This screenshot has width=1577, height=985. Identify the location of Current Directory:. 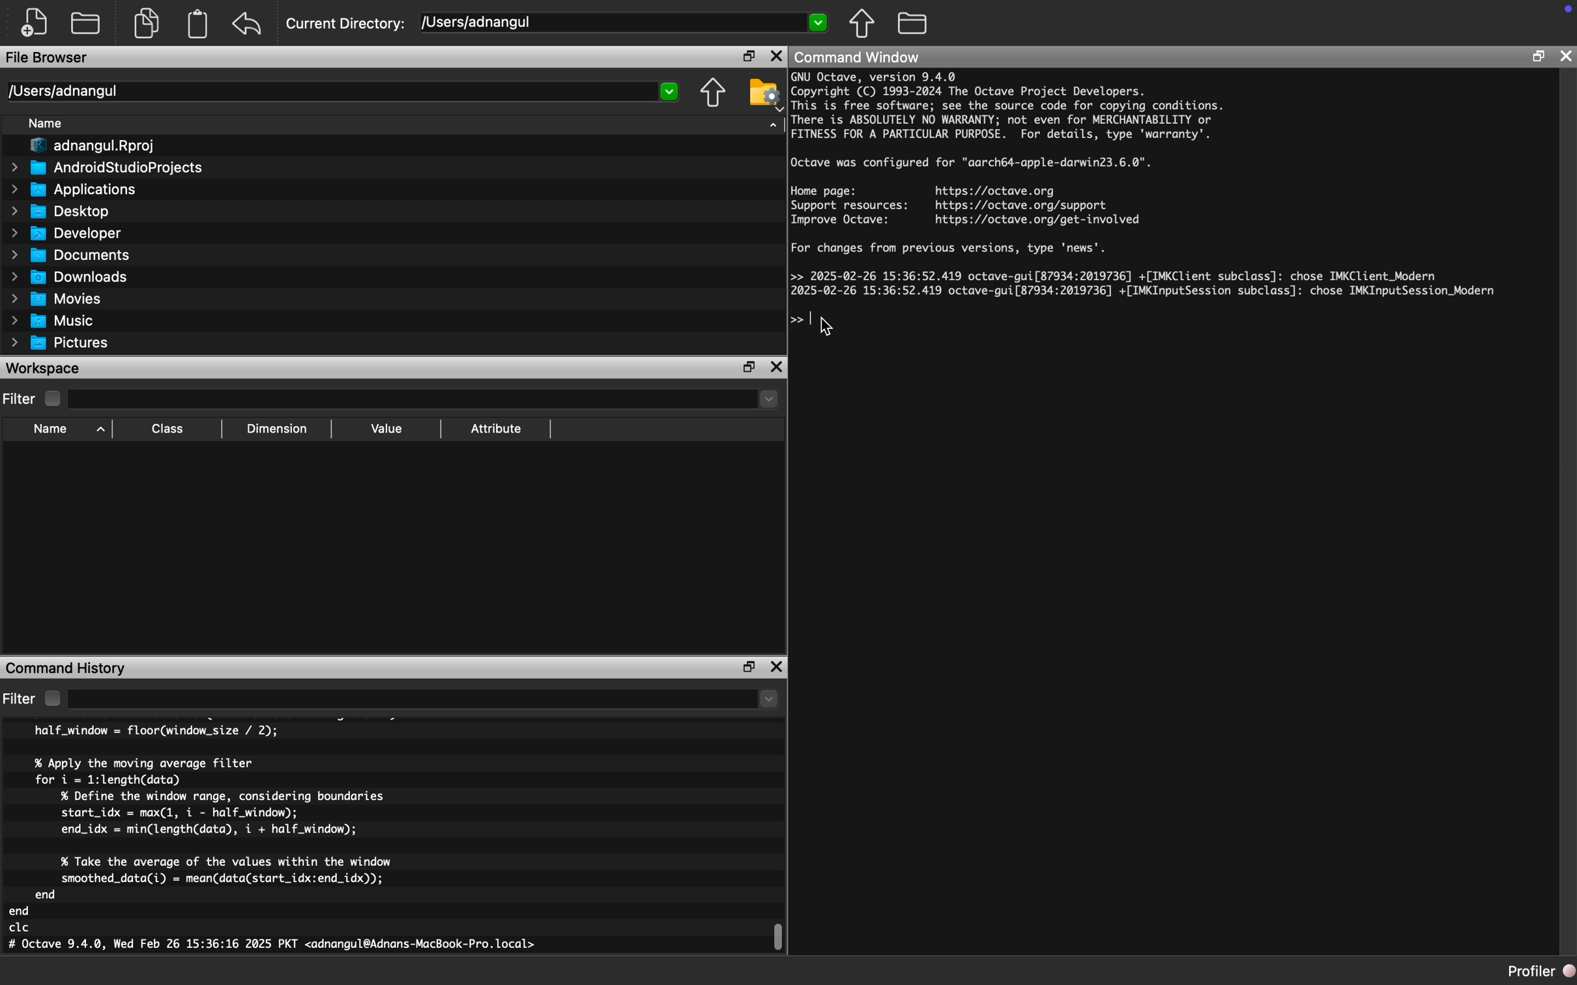
(348, 25).